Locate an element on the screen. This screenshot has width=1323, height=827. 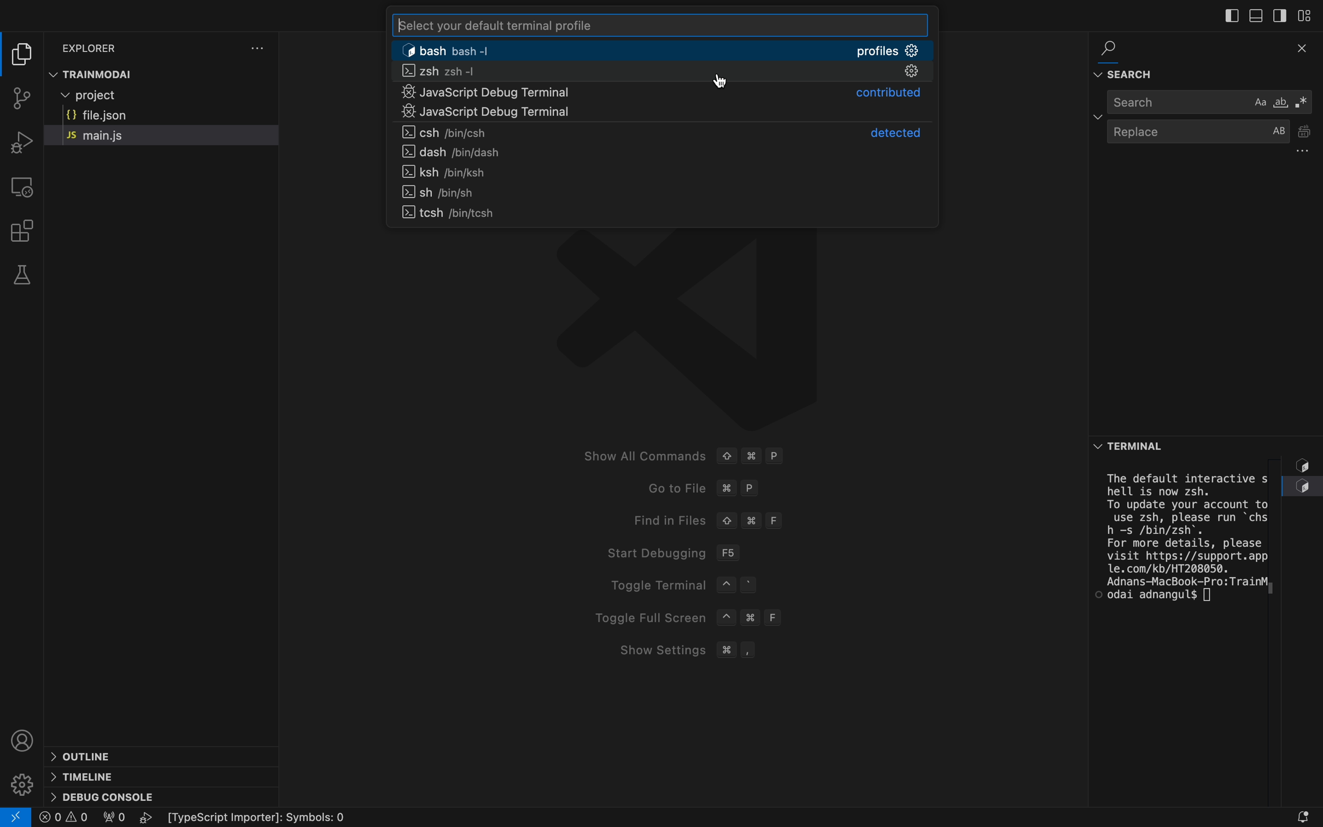
profile is located at coordinates (22, 736).